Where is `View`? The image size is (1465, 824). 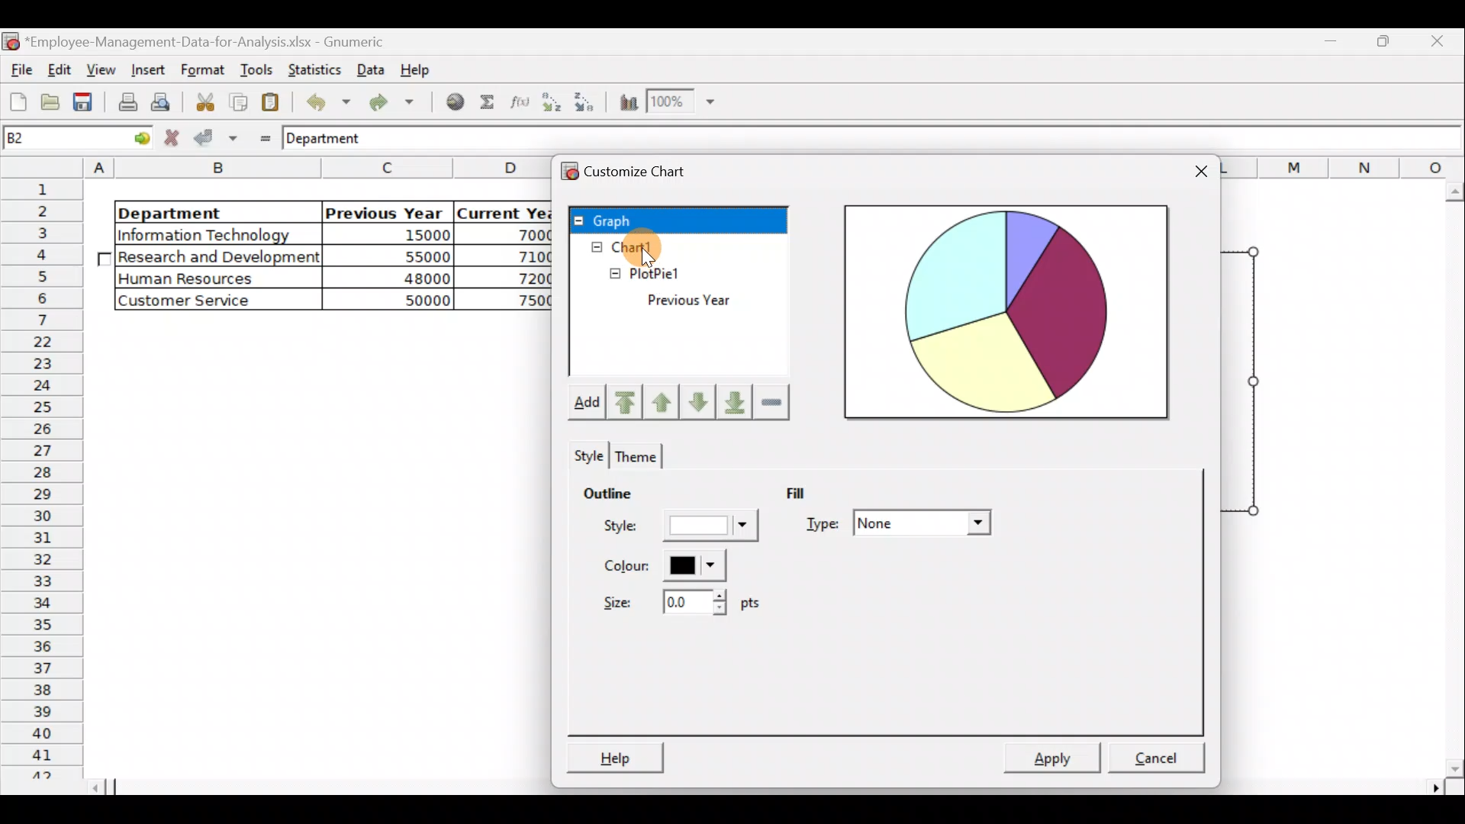
View is located at coordinates (104, 68).